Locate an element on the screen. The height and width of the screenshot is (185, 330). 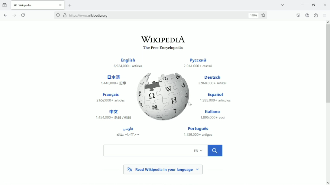
new tab is located at coordinates (70, 5).